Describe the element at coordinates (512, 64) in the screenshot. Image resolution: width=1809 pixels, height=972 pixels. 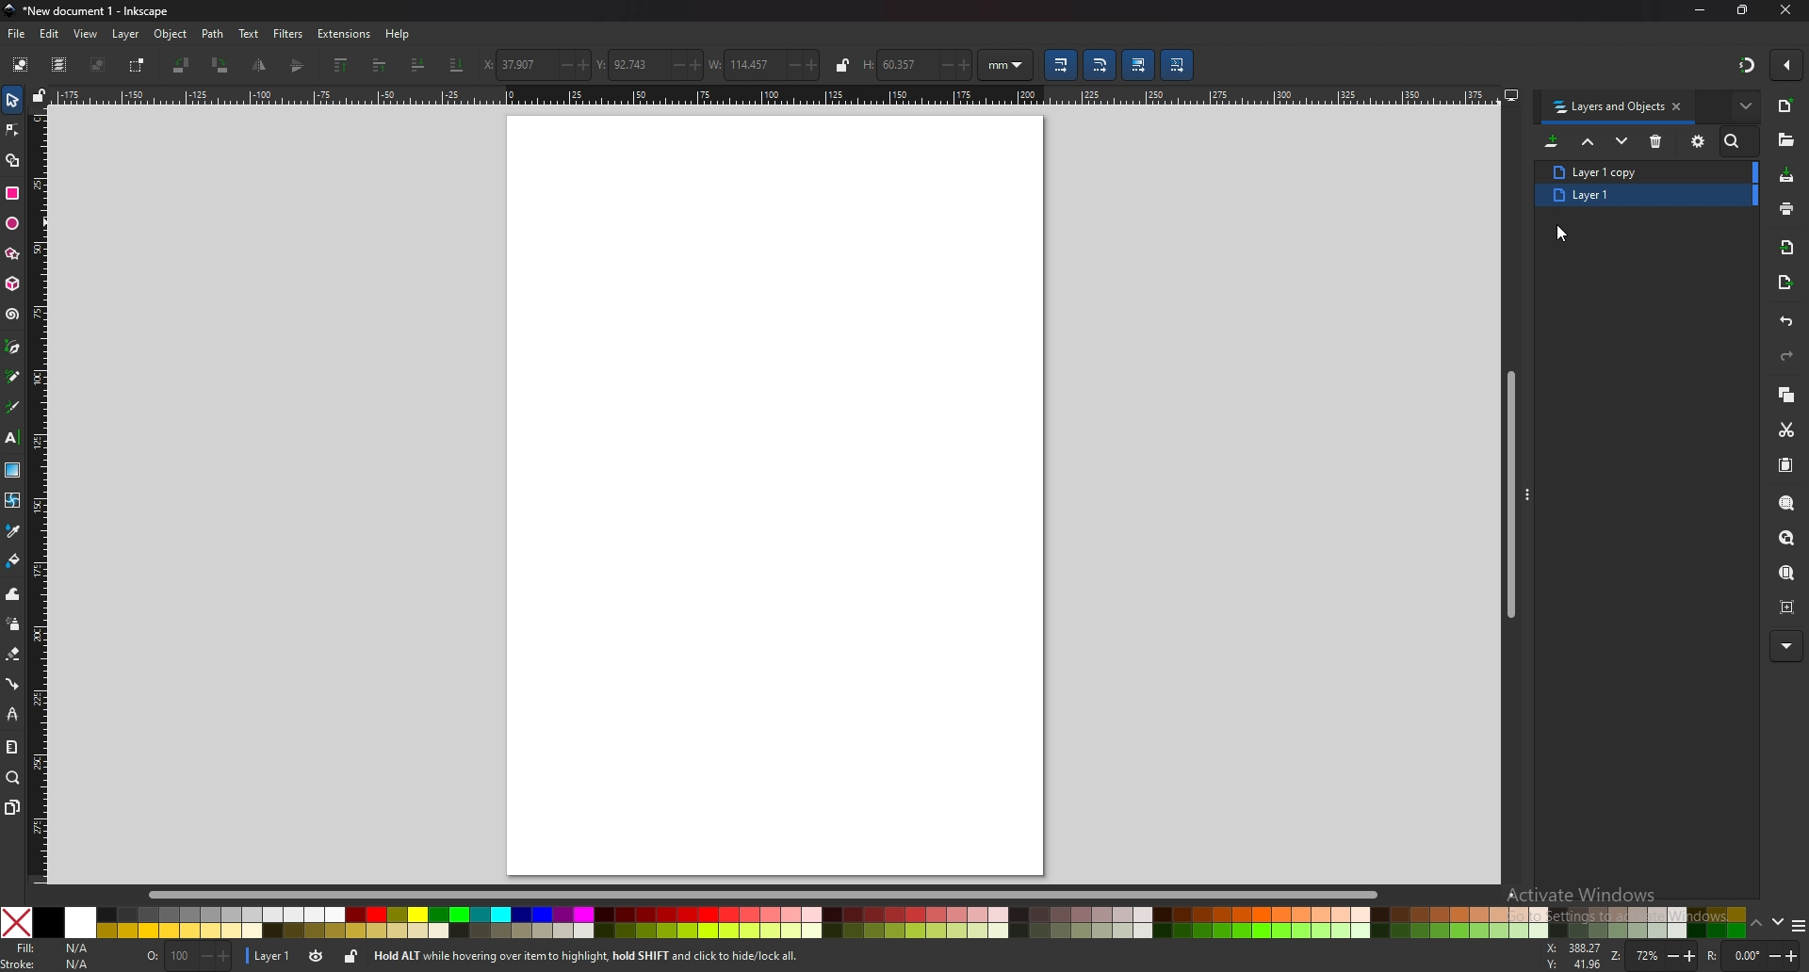
I see `x coordinates` at that location.